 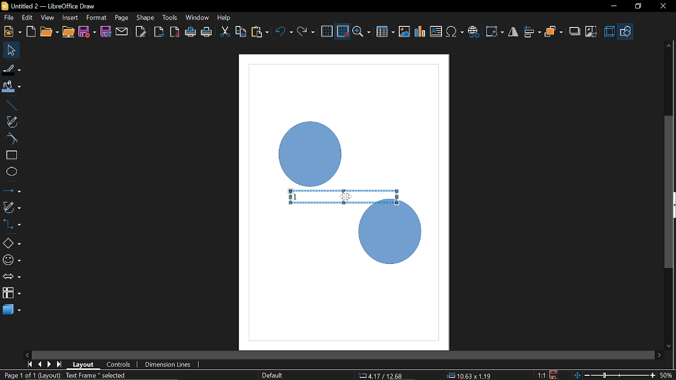 What do you see at coordinates (50, 364) in the screenshot?
I see `Next page` at bounding box center [50, 364].